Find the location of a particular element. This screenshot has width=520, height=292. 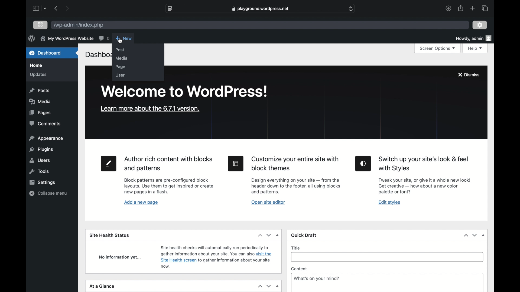

tools is located at coordinates (39, 171).